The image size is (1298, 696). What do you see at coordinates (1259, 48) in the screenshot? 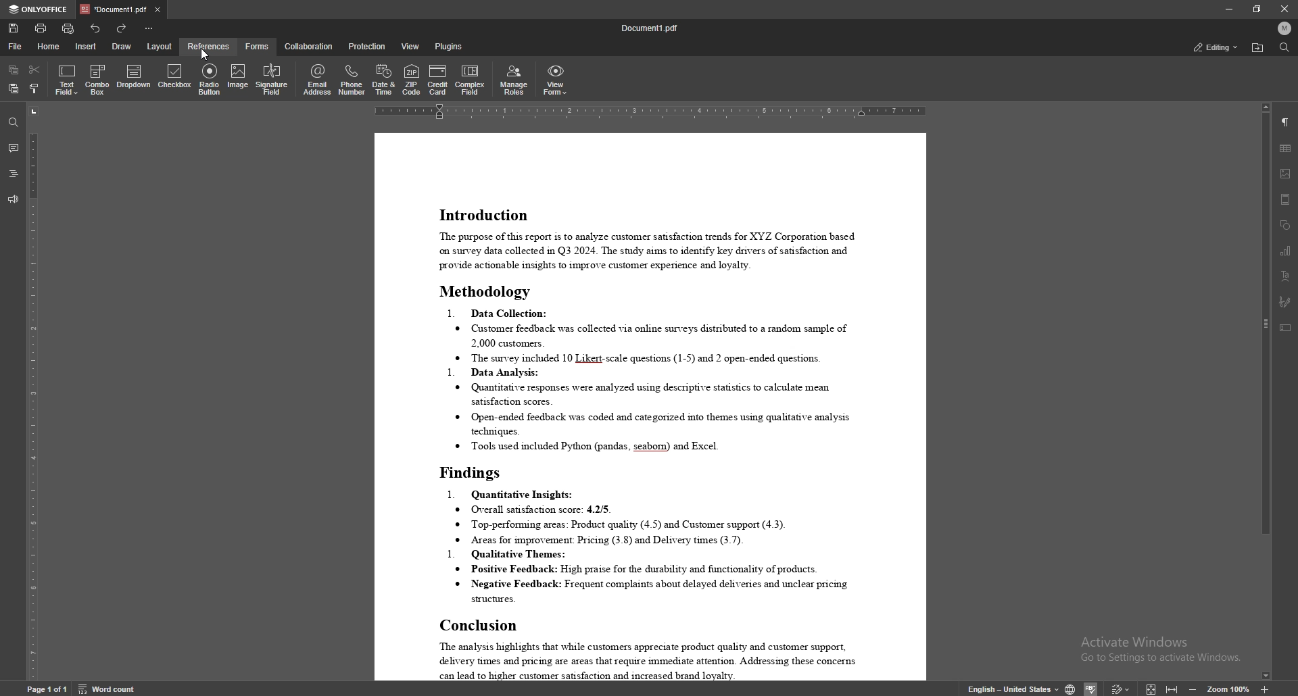
I see `find location` at bounding box center [1259, 48].